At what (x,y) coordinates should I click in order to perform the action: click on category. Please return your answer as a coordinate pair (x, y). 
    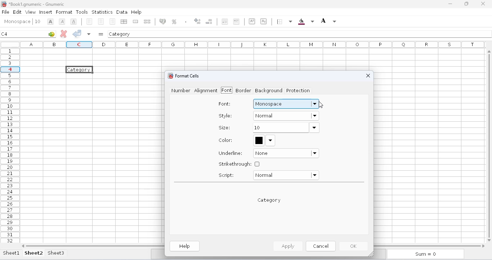
    Looking at the image, I should click on (120, 34).